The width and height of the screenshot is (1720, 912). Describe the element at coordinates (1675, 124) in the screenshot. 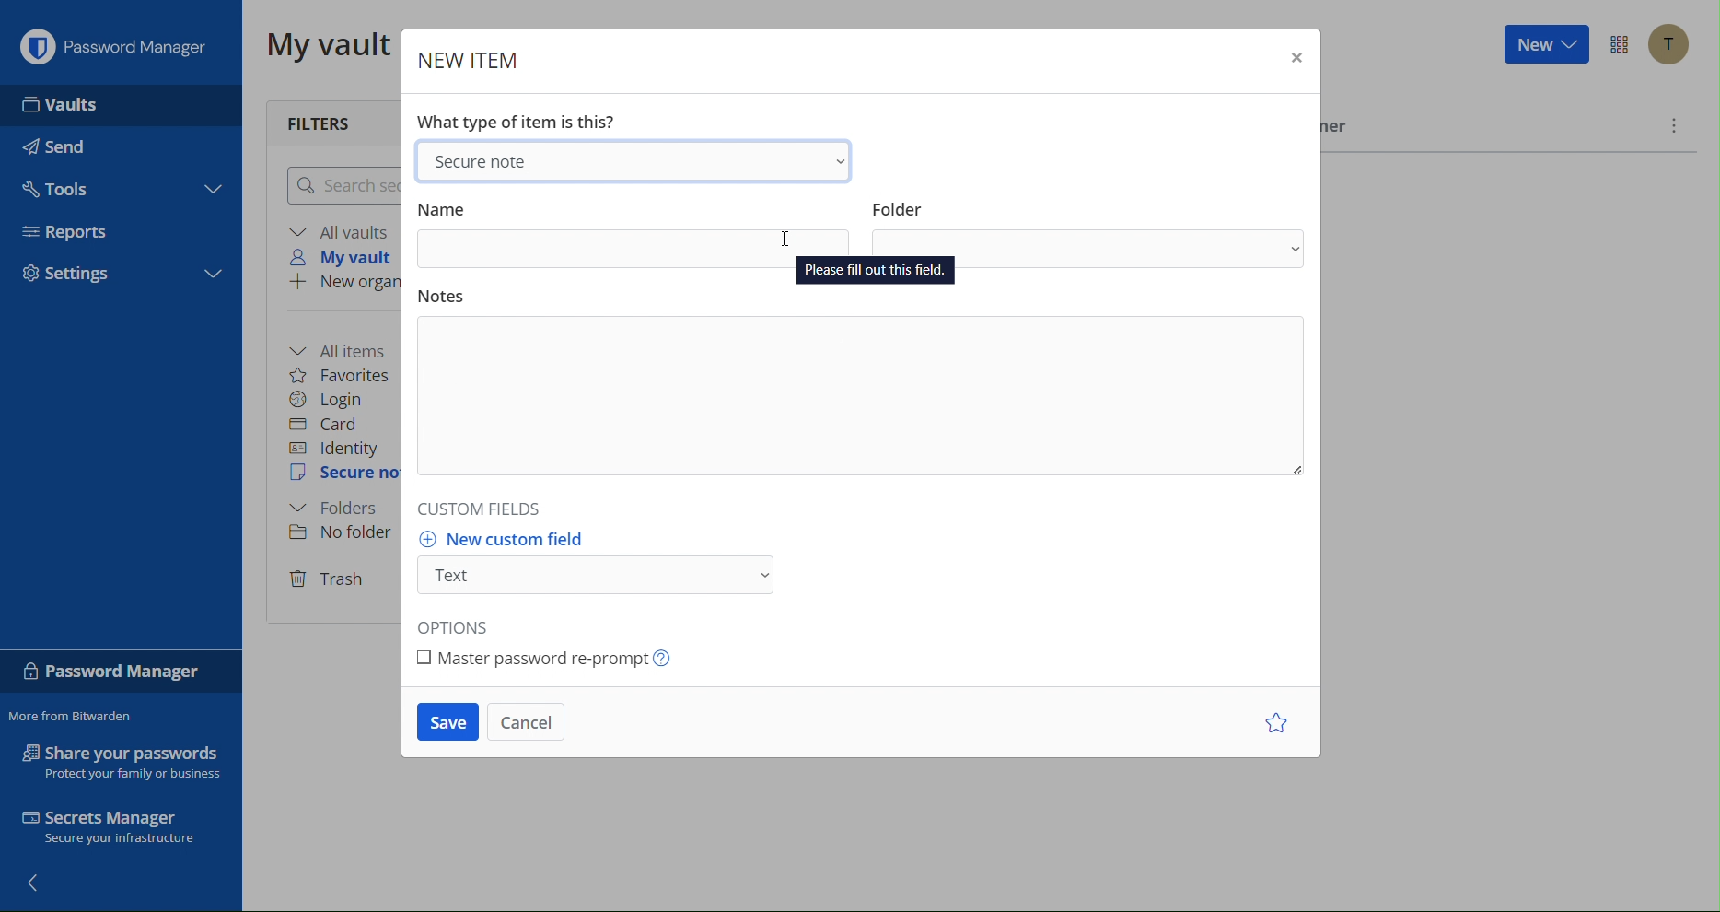

I see `More` at that location.